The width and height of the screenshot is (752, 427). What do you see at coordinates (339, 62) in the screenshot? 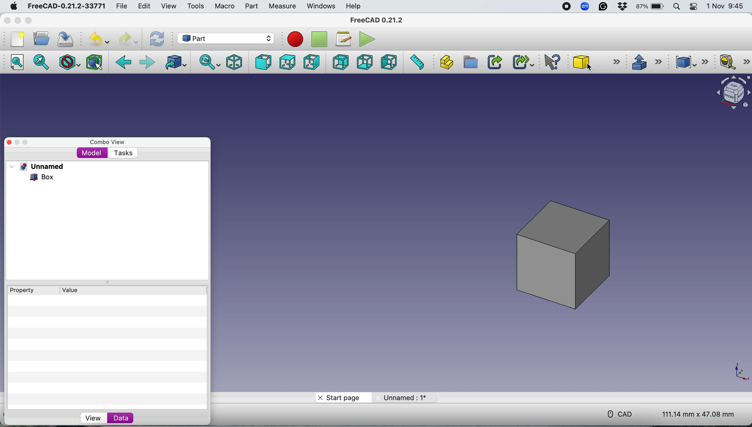
I see `Rear` at bounding box center [339, 62].